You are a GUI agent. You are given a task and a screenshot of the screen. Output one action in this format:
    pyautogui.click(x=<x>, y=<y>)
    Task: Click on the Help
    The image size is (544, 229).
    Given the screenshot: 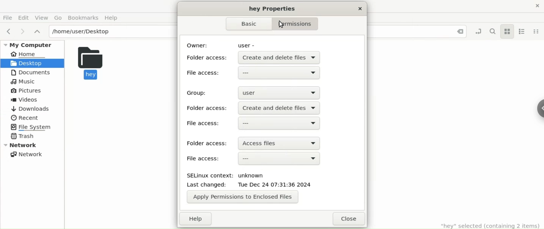 What is the action you would take?
    pyautogui.click(x=111, y=18)
    